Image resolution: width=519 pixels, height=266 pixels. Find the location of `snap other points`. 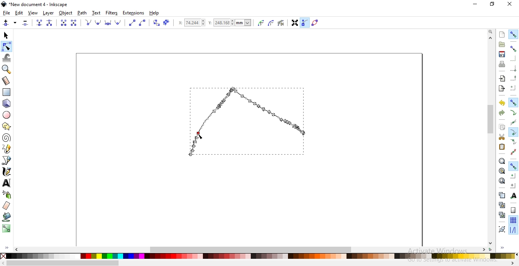

snap other points is located at coordinates (513, 166).